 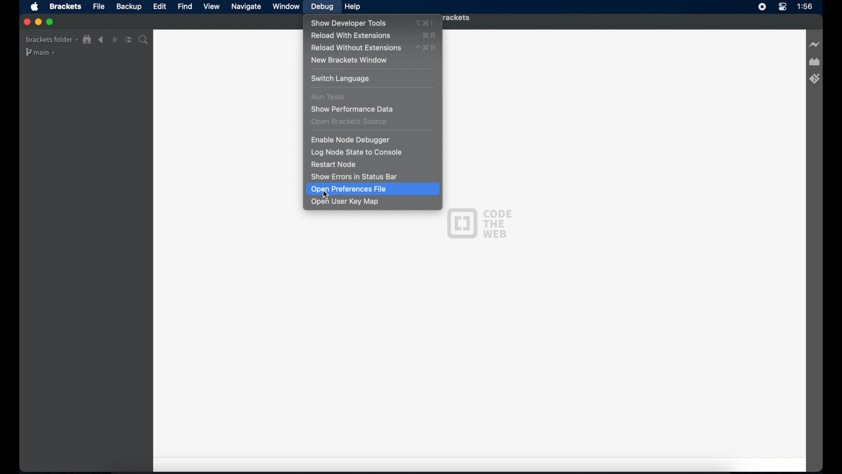 What do you see at coordinates (425, 23) in the screenshot?
I see `Xl` at bounding box center [425, 23].